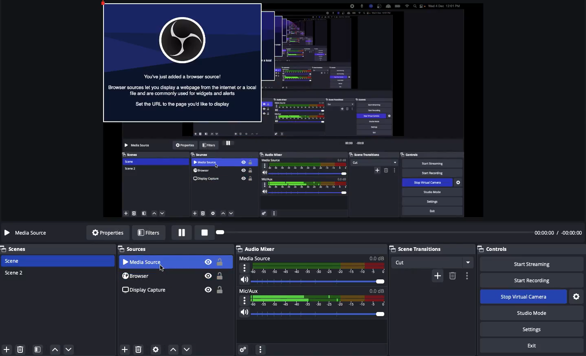  Describe the element at coordinates (107, 232) in the screenshot. I see `Properties` at that location.